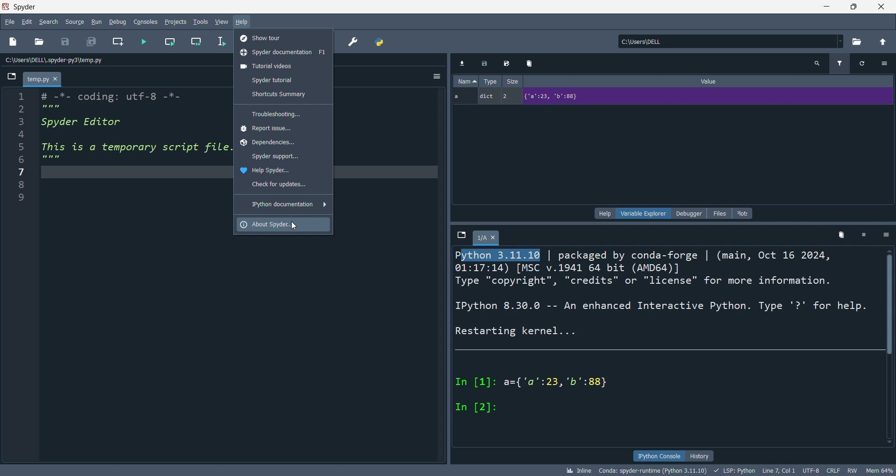  What do you see at coordinates (221, 42) in the screenshot?
I see `run line` at bounding box center [221, 42].